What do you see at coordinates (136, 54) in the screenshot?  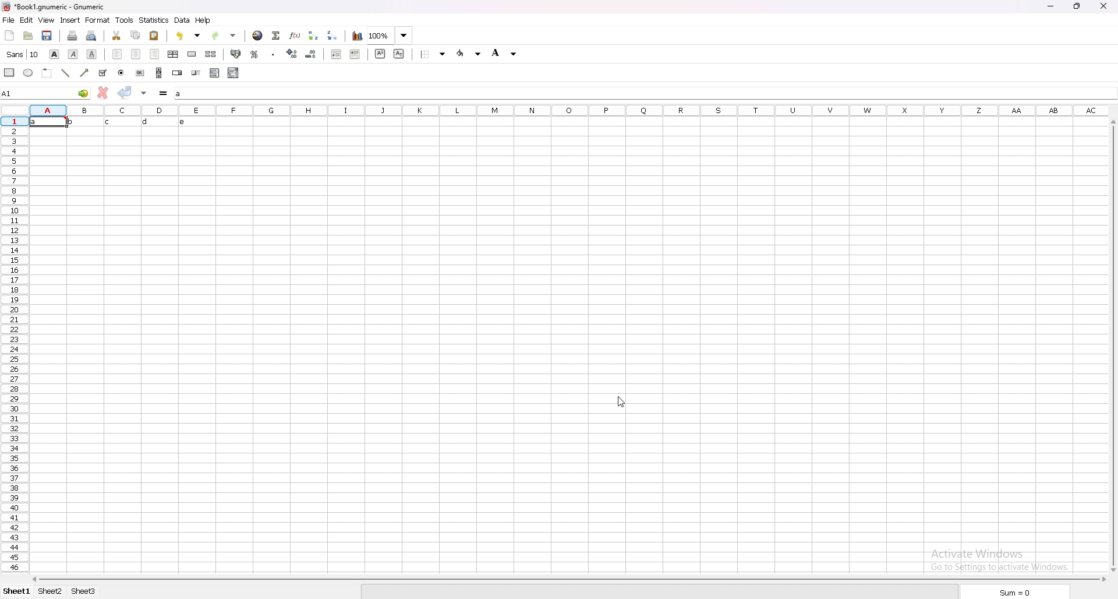 I see `centre` at bounding box center [136, 54].